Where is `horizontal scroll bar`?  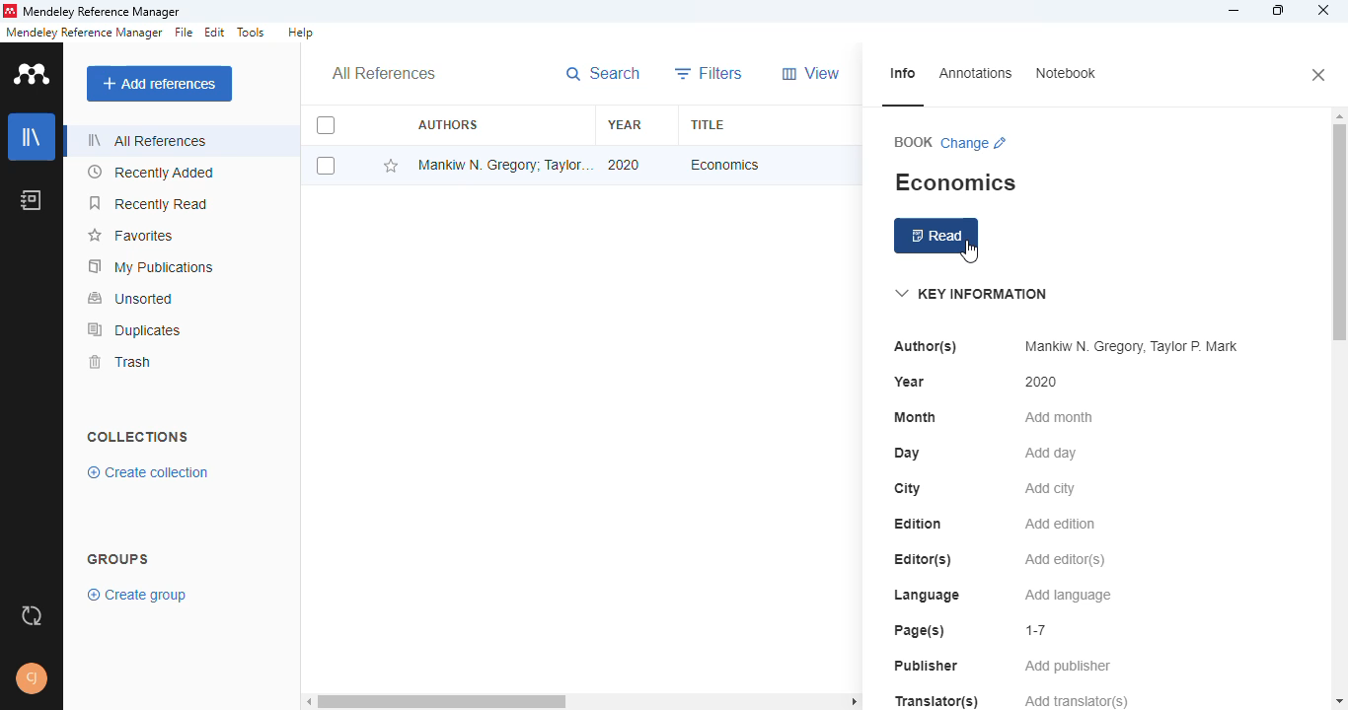
horizontal scroll bar is located at coordinates (445, 702).